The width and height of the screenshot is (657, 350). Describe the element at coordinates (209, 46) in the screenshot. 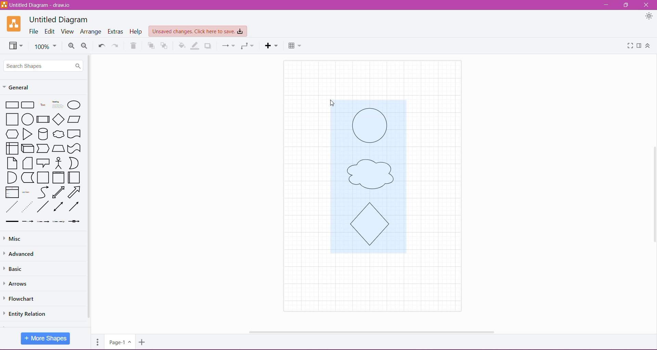

I see `Shadow` at that location.